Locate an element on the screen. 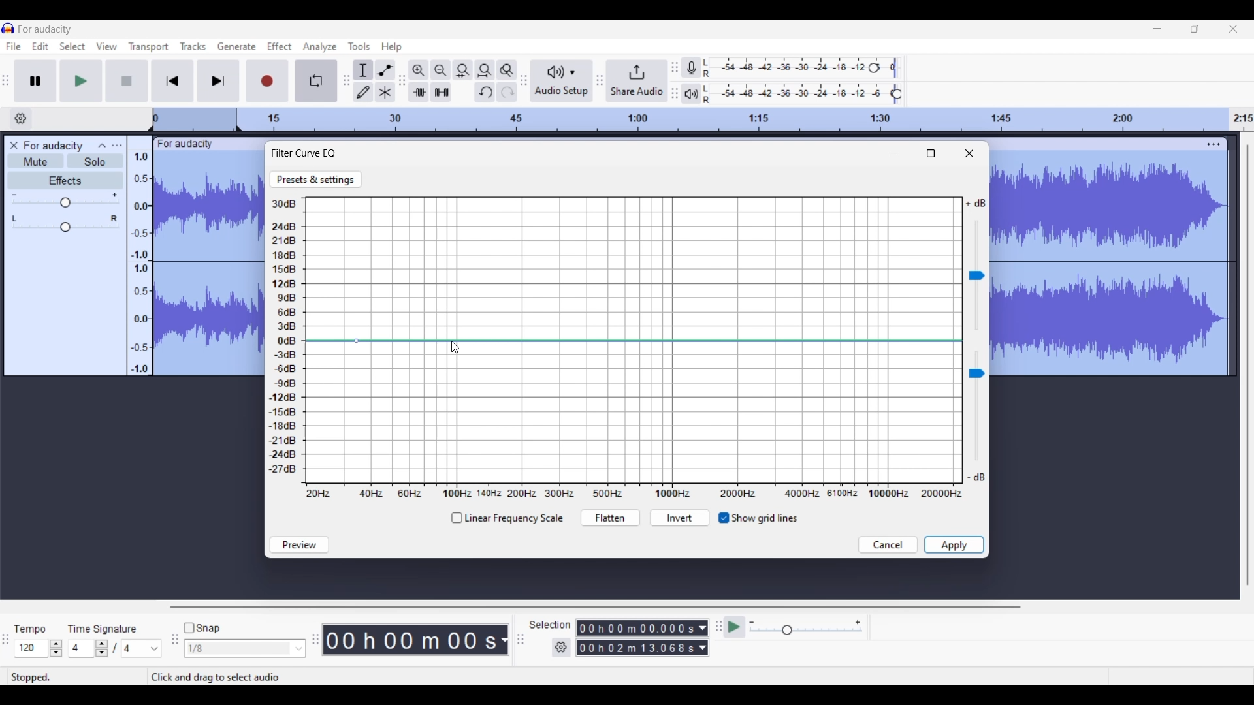 This screenshot has height=705, width=1254. Envelop tool is located at coordinates (385, 70).